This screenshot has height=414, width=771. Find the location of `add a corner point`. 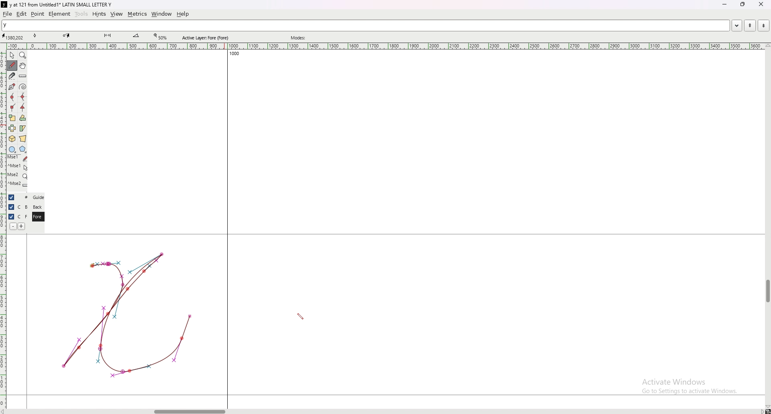

add a corner point is located at coordinates (12, 107).